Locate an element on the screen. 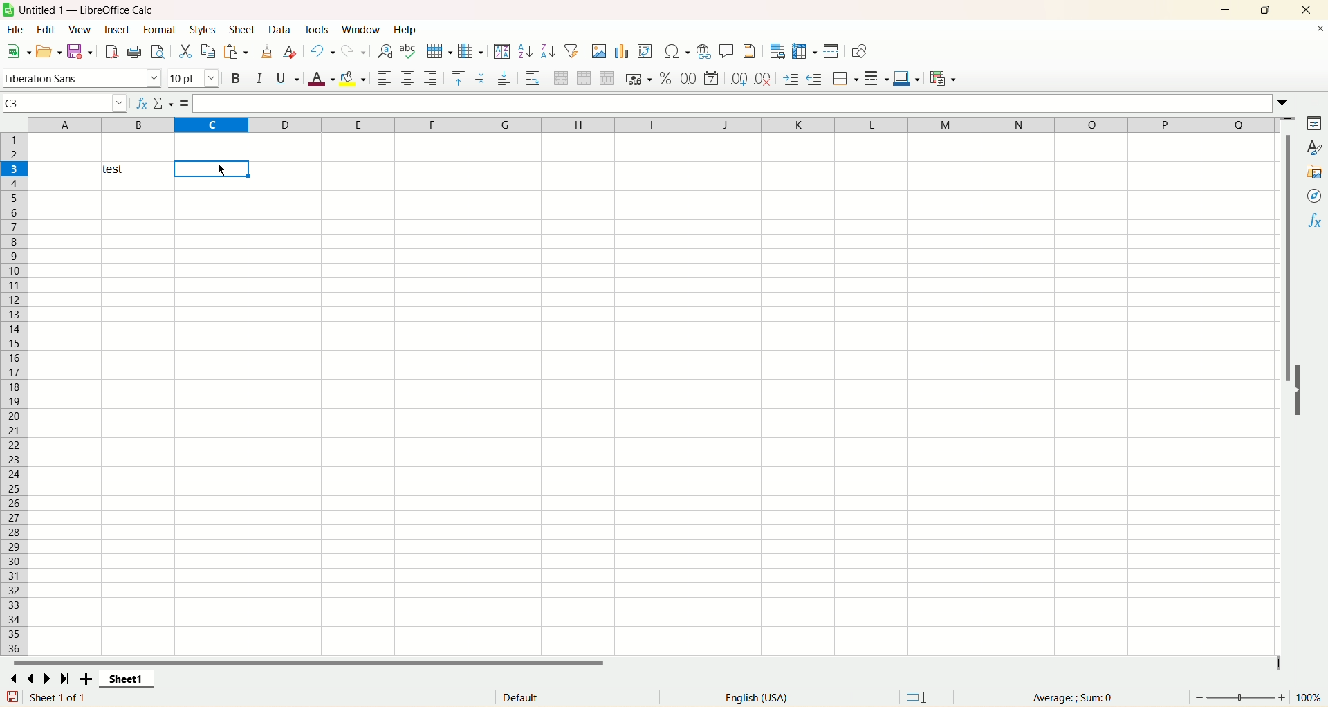  align center is located at coordinates (407, 78).